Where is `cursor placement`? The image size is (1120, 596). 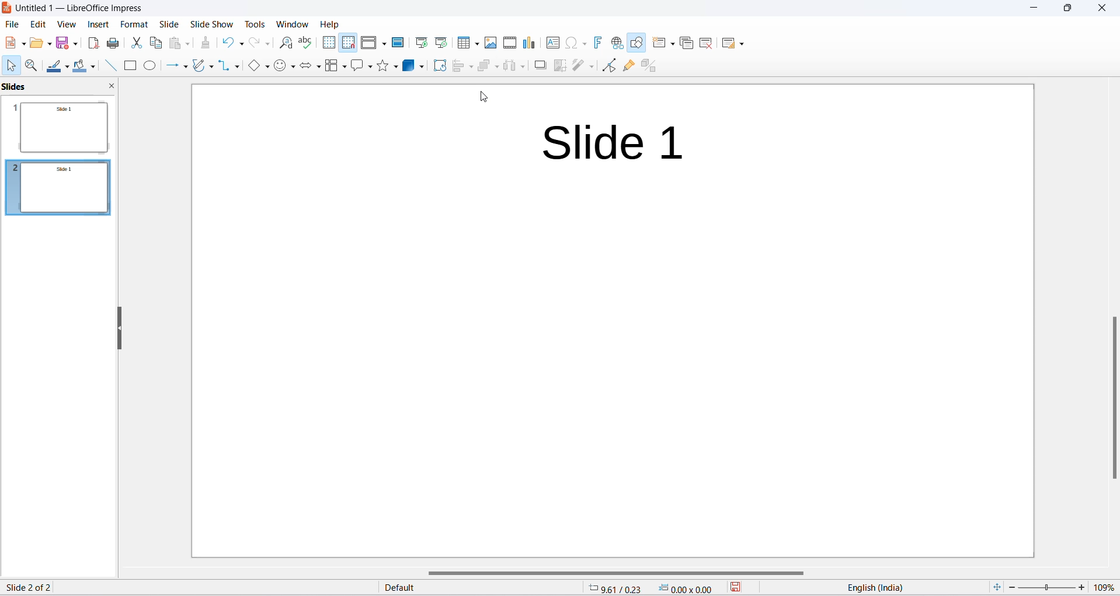
cursor placement is located at coordinates (648, 588).